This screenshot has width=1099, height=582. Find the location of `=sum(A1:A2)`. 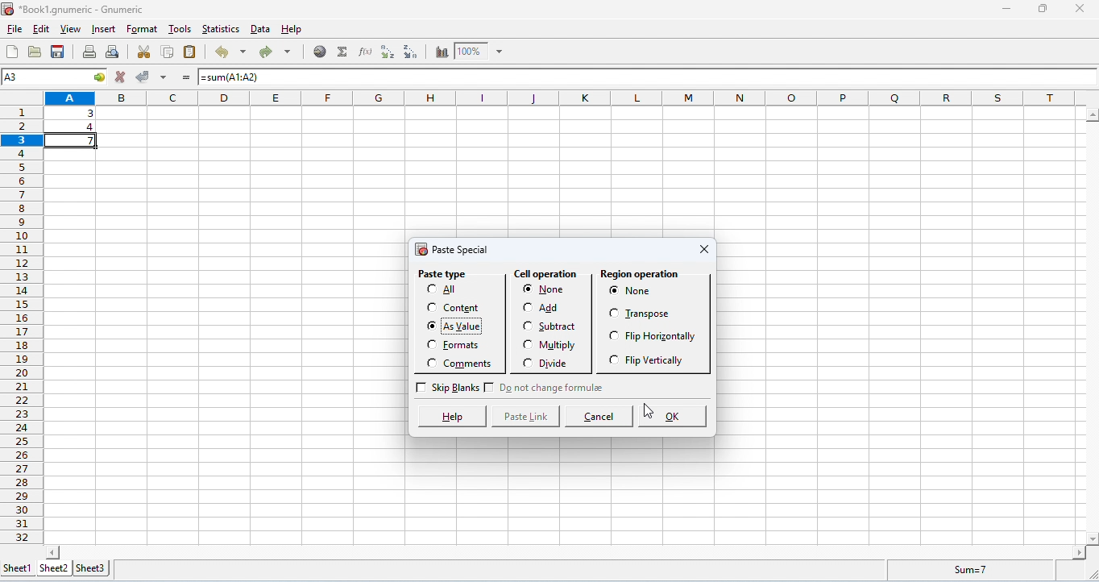

=sum(A1:A2) is located at coordinates (248, 77).